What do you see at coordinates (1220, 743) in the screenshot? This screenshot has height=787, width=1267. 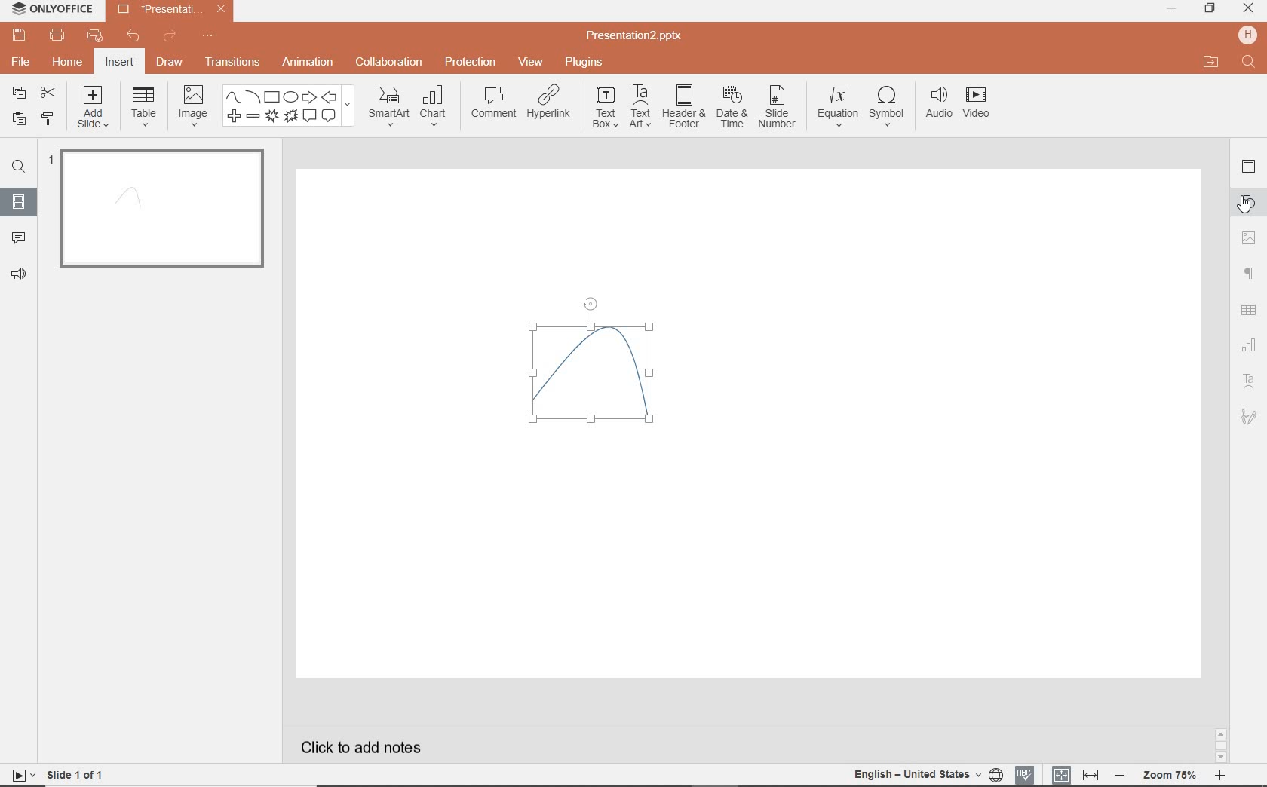 I see `SCROLLBAR` at bounding box center [1220, 743].